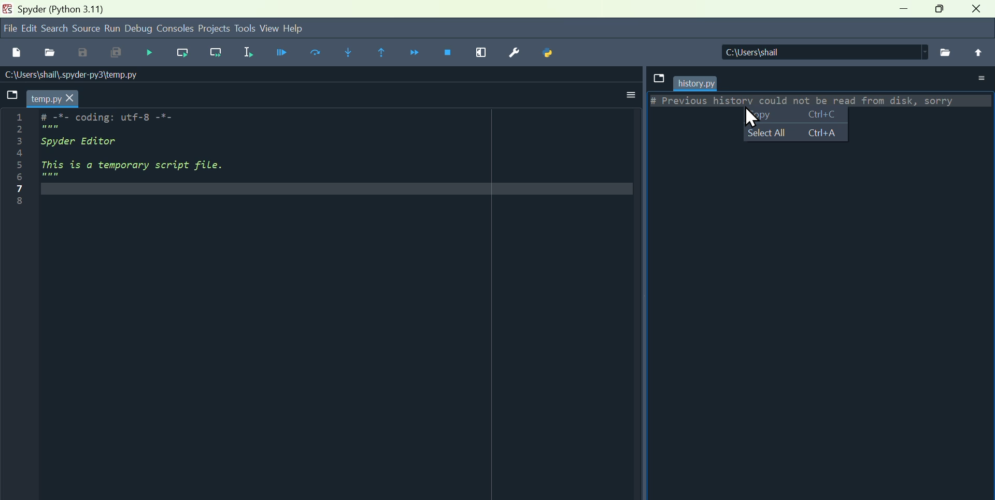 The height and width of the screenshot is (500, 995). What do you see at coordinates (111, 28) in the screenshot?
I see `Run` at bounding box center [111, 28].